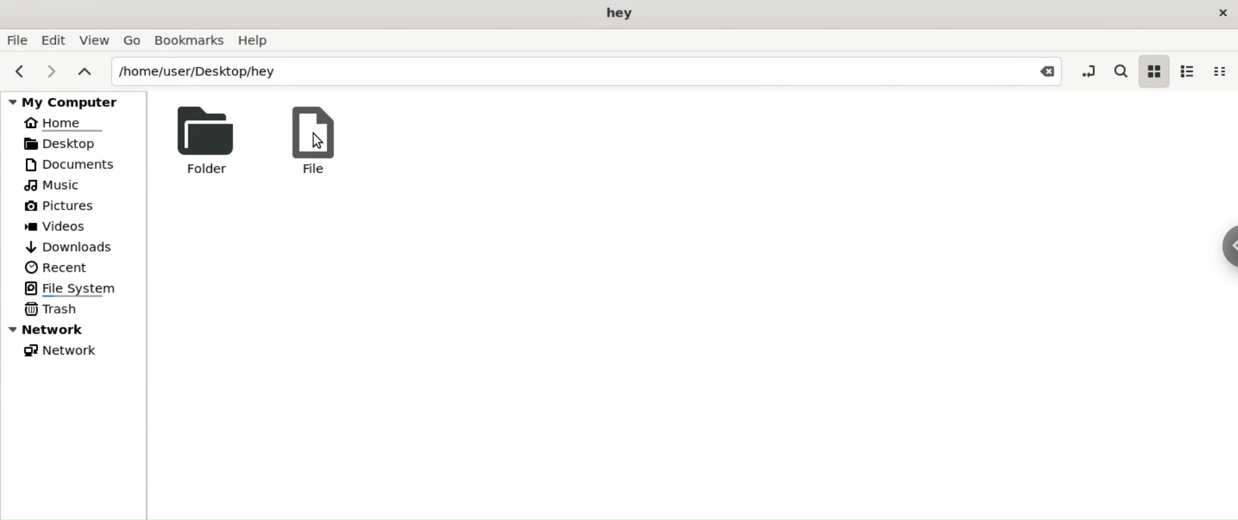  I want to click on /home/user/Desktop/hey, so click(556, 72).